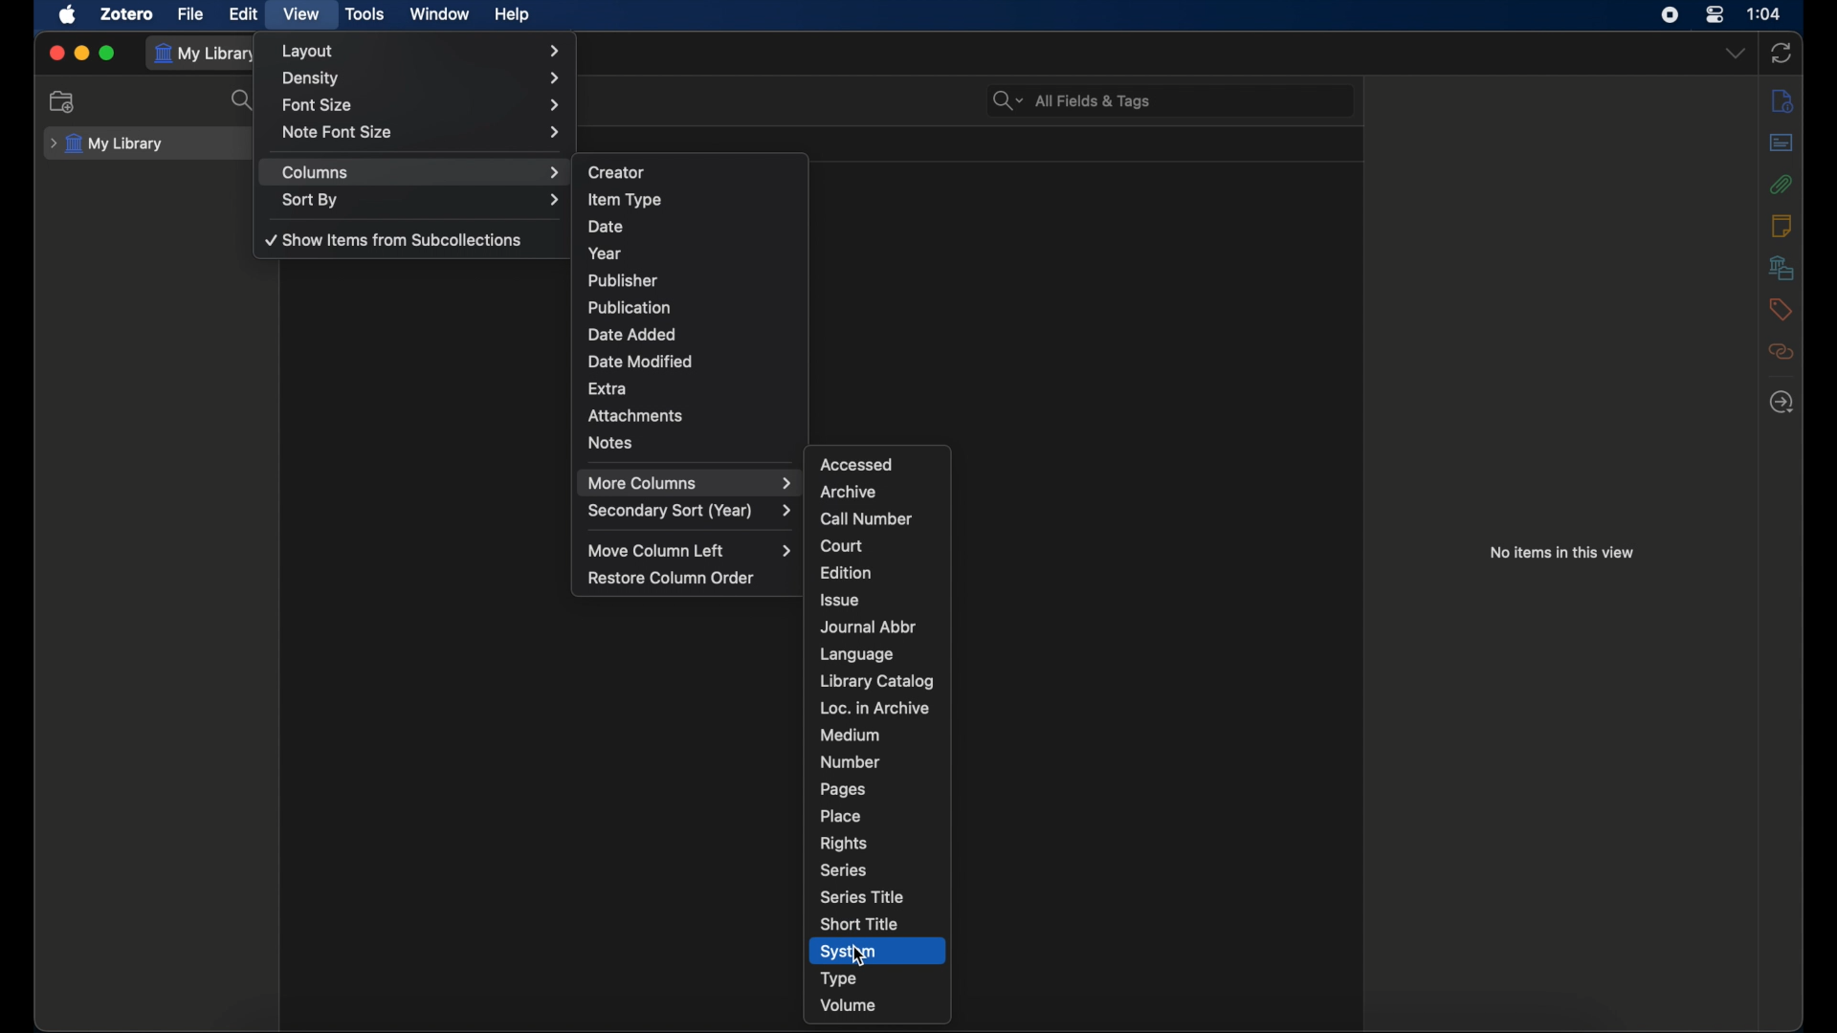  Describe the element at coordinates (438, 14) in the screenshot. I see `window` at that location.